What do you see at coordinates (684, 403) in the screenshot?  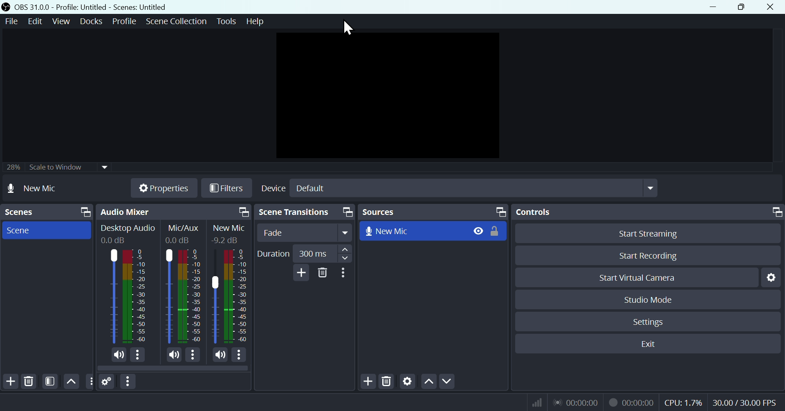 I see `CPU Usage` at bounding box center [684, 403].